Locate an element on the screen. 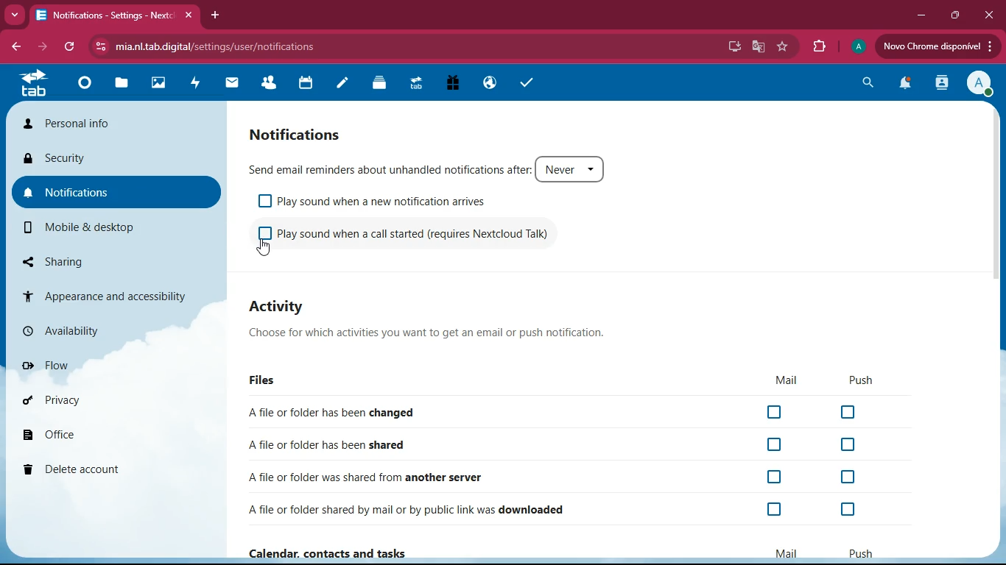 The width and height of the screenshot is (1006, 565). tab is located at coordinates (114, 17).